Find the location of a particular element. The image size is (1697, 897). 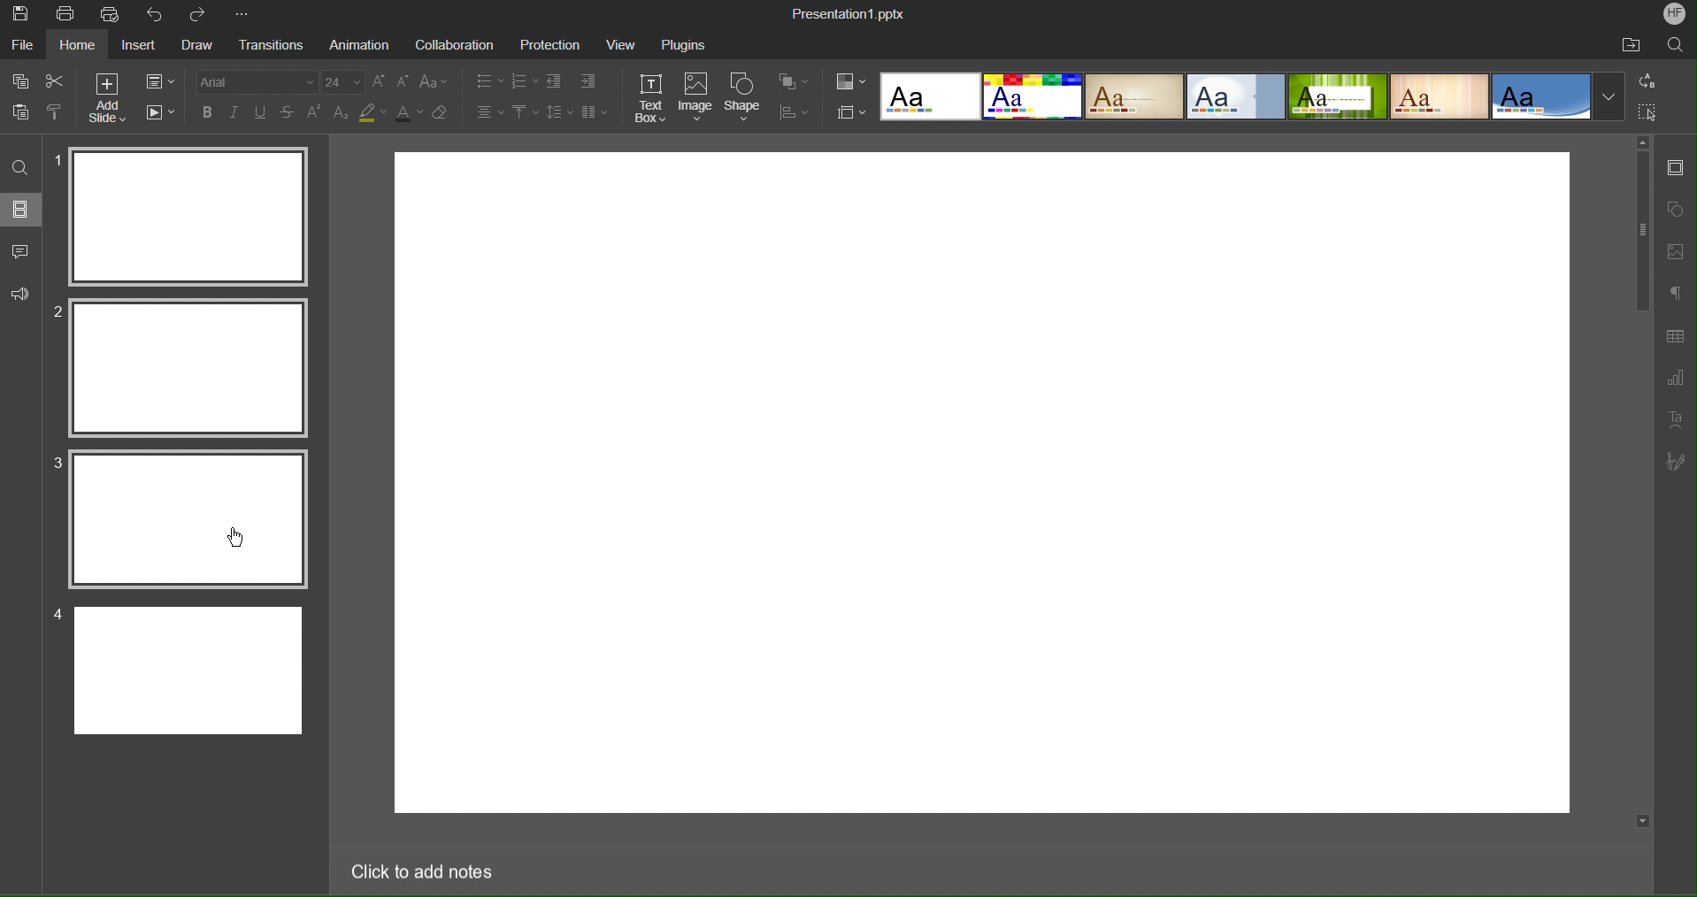

increase font size is located at coordinates (377, 80).